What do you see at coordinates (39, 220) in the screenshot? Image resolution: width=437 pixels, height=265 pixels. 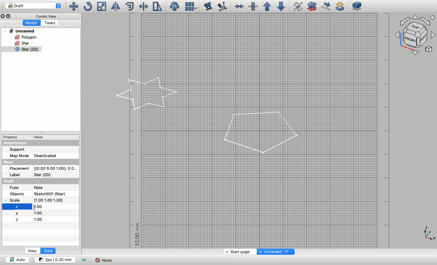 I see `1` at bounding box center [39, 220].